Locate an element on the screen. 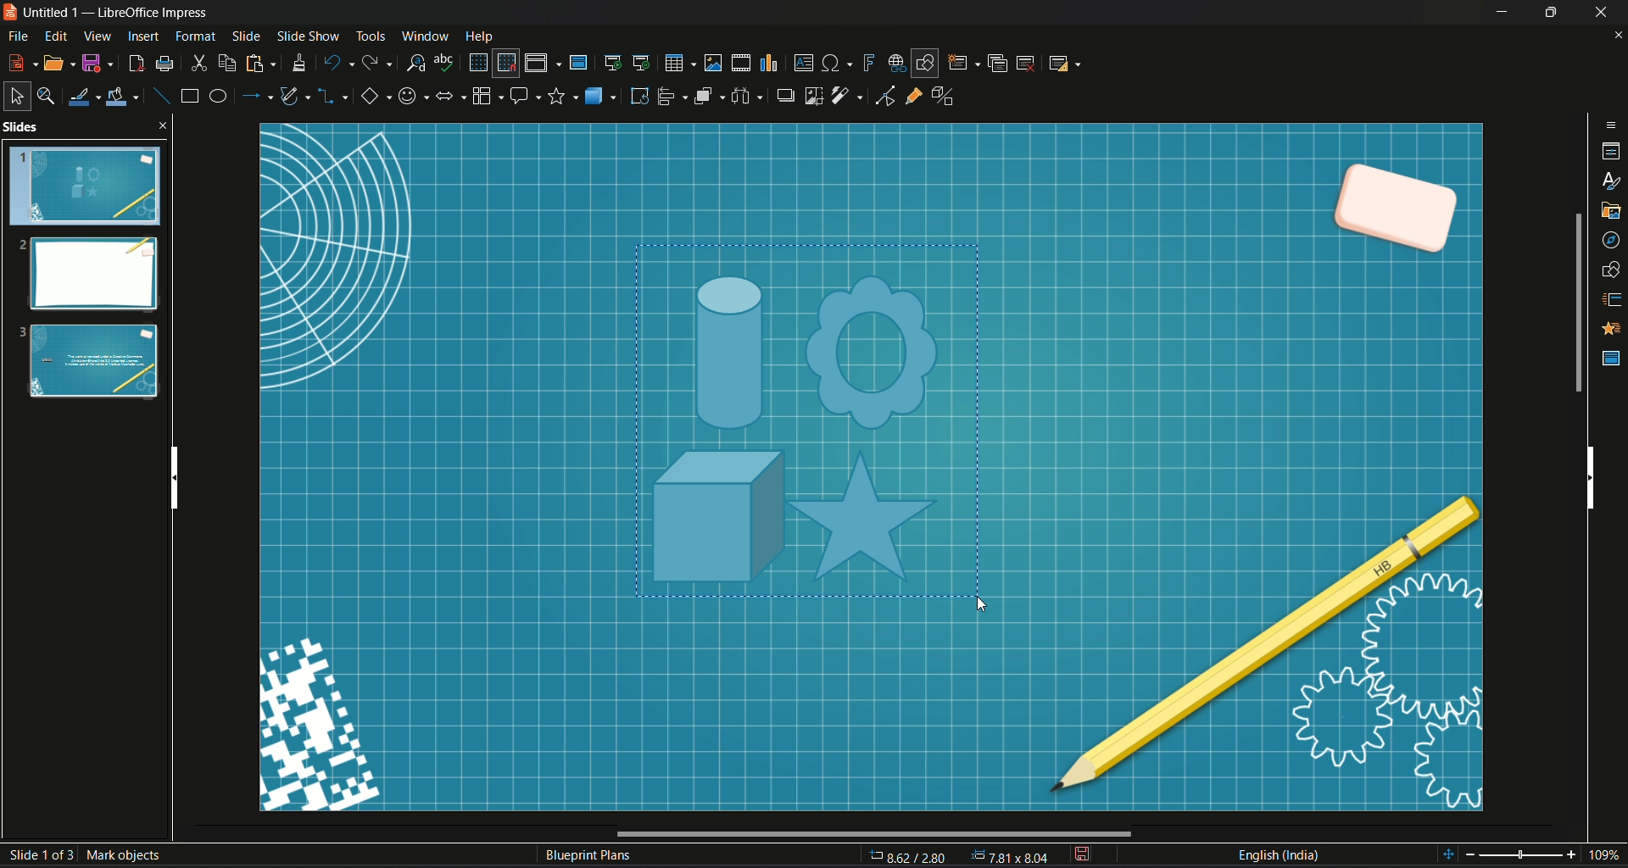  insert fontwork text is located at coordinates (867, 61).